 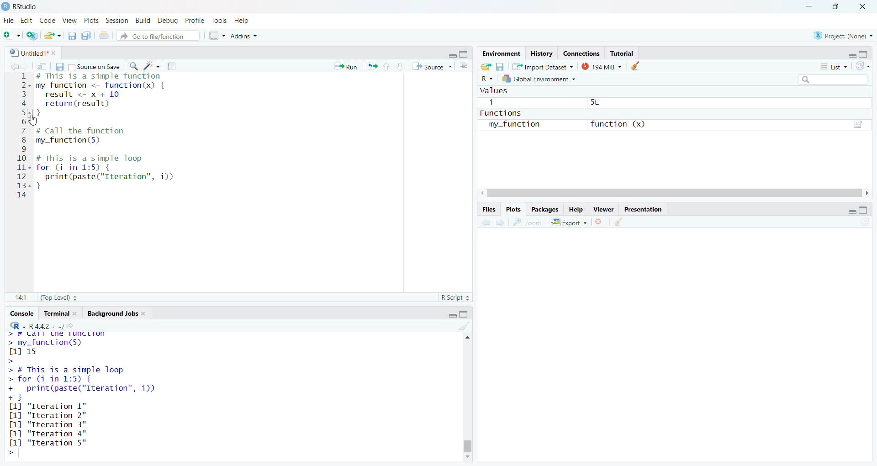 What do you see at coordinates (46, 443) in the screenshot?
I see `[1] "Iteration 5"` at bounding box center [46, 443].